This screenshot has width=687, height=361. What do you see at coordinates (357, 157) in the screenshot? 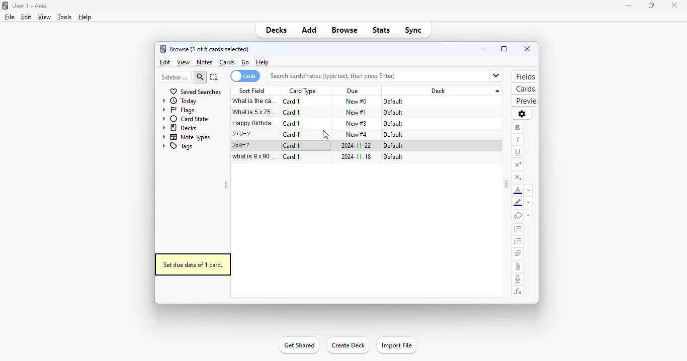
I see `2024-11-18` at bounding box center [357, 157].